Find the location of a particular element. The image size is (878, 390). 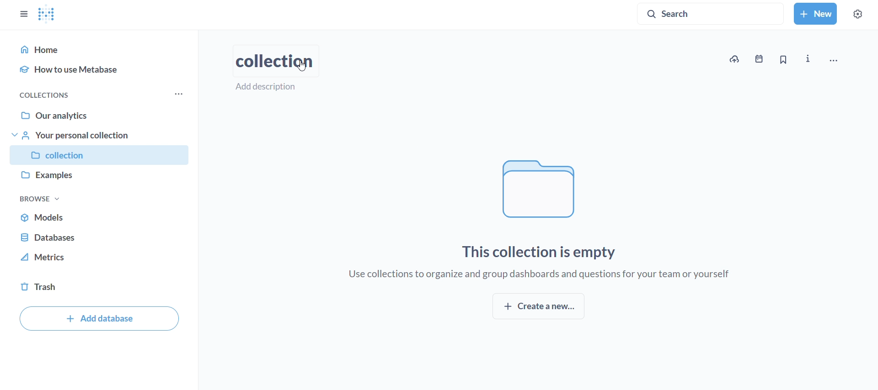

more is located at coordinates (181, 94).